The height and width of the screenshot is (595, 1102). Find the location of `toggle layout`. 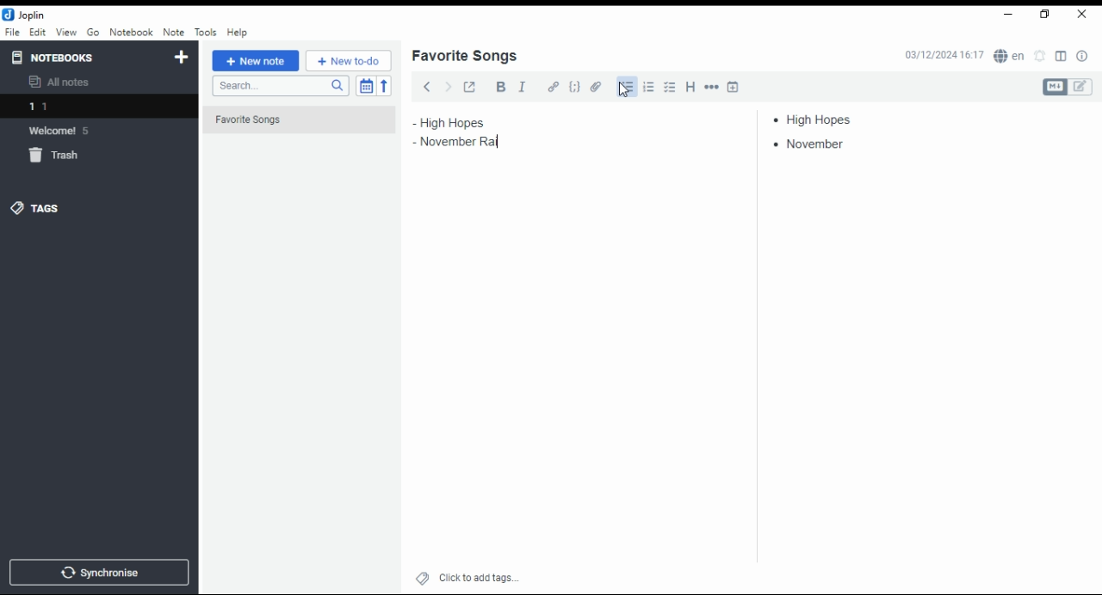

toggle layout is located at coordinates (1062, 57).